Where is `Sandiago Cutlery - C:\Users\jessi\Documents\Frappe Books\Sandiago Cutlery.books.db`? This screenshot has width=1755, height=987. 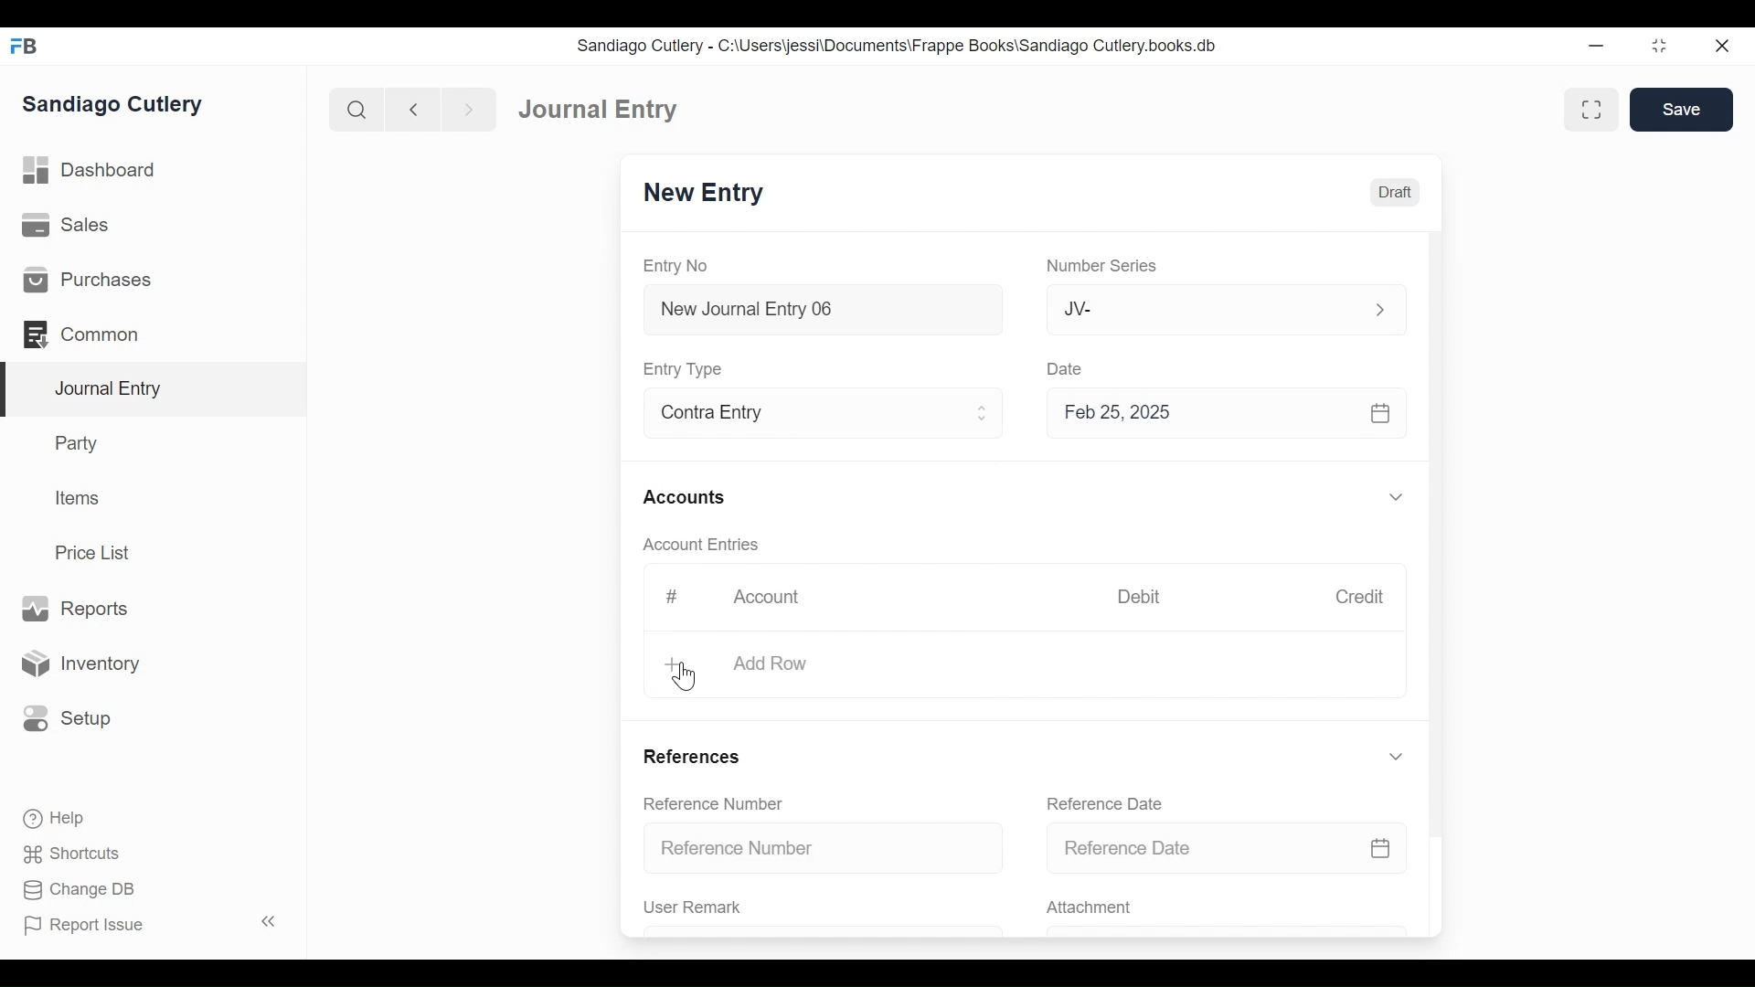 Sandiago Cutlery - C:\Users\jessi\Documents\Frappe Books\Sandiago Cutlery.books.db is located at coordinates (898, 46).